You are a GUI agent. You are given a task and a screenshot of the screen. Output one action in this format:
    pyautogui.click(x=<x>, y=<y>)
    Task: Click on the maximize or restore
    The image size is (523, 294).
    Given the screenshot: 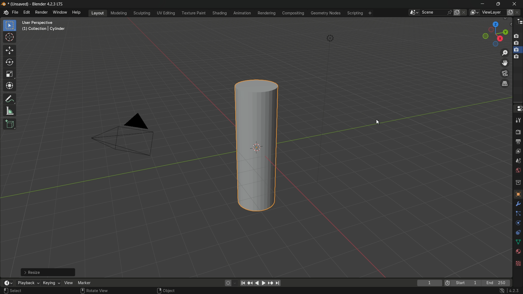 What is the action you would take?
    pyautogui.click(x=499, y=4)
    